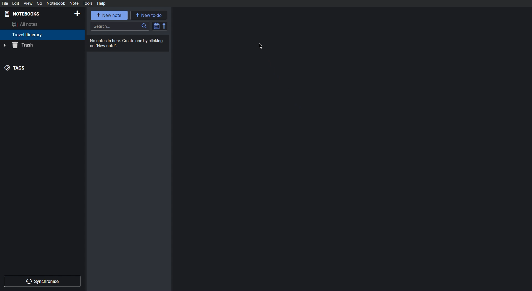 The height and width of the screenshot is (291, 532). What do you see at coordinates (15, 67) in the screenshot?
I see `Tags` at bounding box center [15, 67].